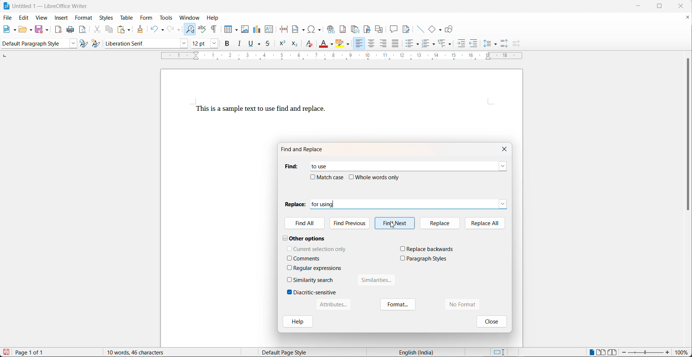  I want to click on help, so click(215, 17).